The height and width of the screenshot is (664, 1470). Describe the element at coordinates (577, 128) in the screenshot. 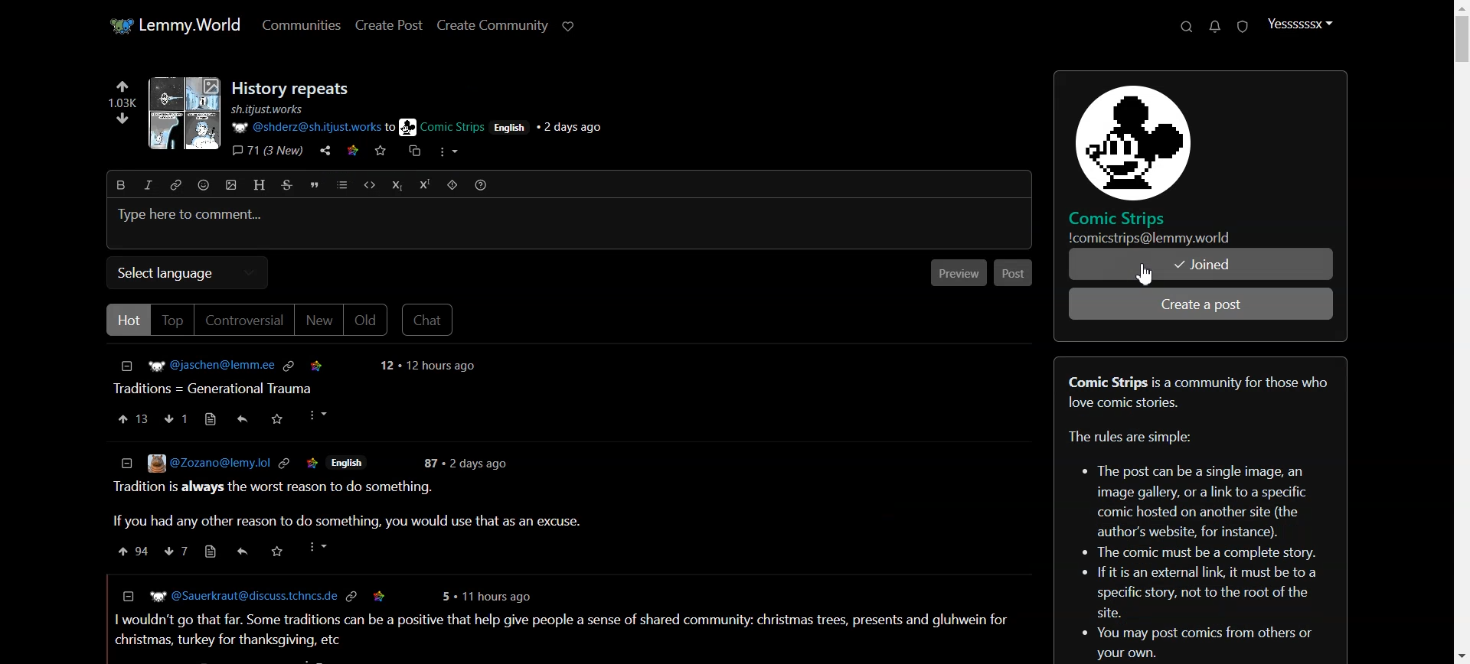

I see `2 days ago` at that location.